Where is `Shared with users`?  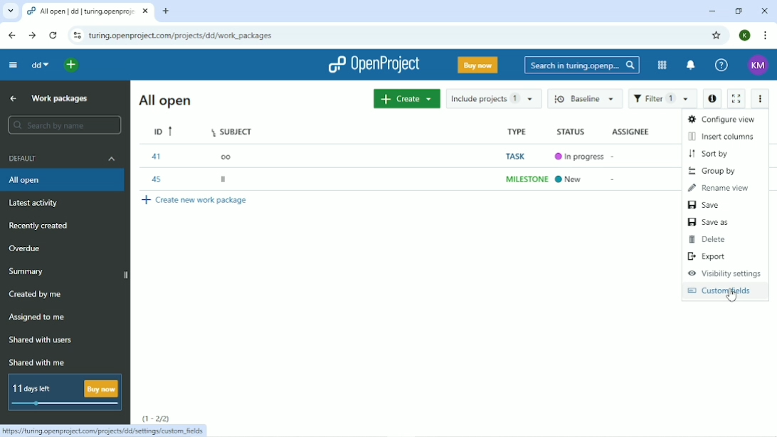
Shared with users is located at coordinates (40, 342).